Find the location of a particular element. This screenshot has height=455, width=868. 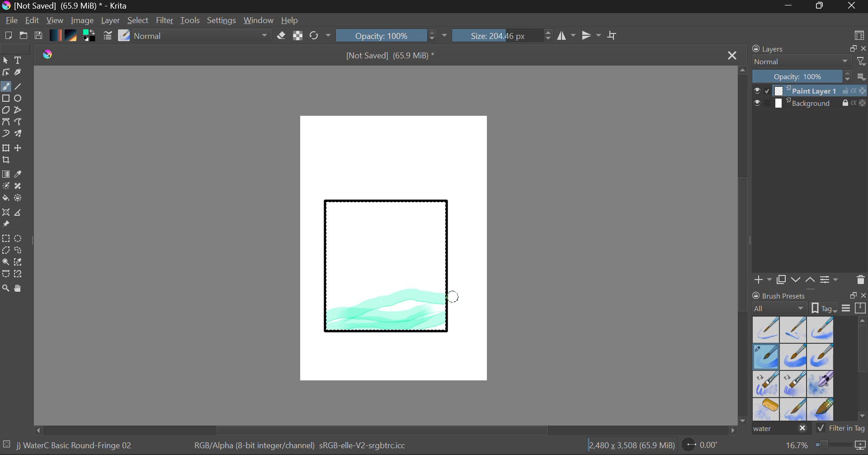

Close is located at coordinates (853, 6).